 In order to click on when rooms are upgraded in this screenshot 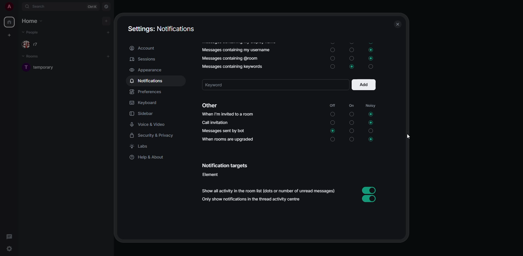, I will do `click(228, 139)`.